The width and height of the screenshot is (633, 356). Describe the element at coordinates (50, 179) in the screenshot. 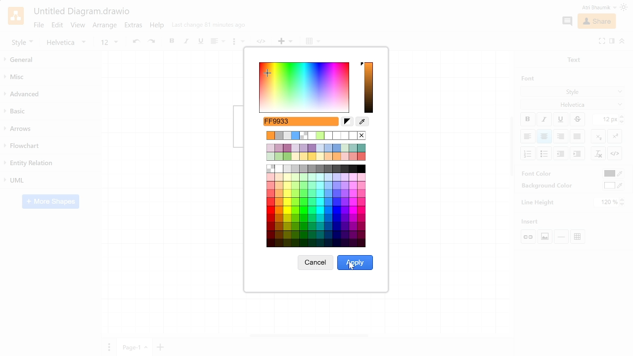

I see `UML` at that location.